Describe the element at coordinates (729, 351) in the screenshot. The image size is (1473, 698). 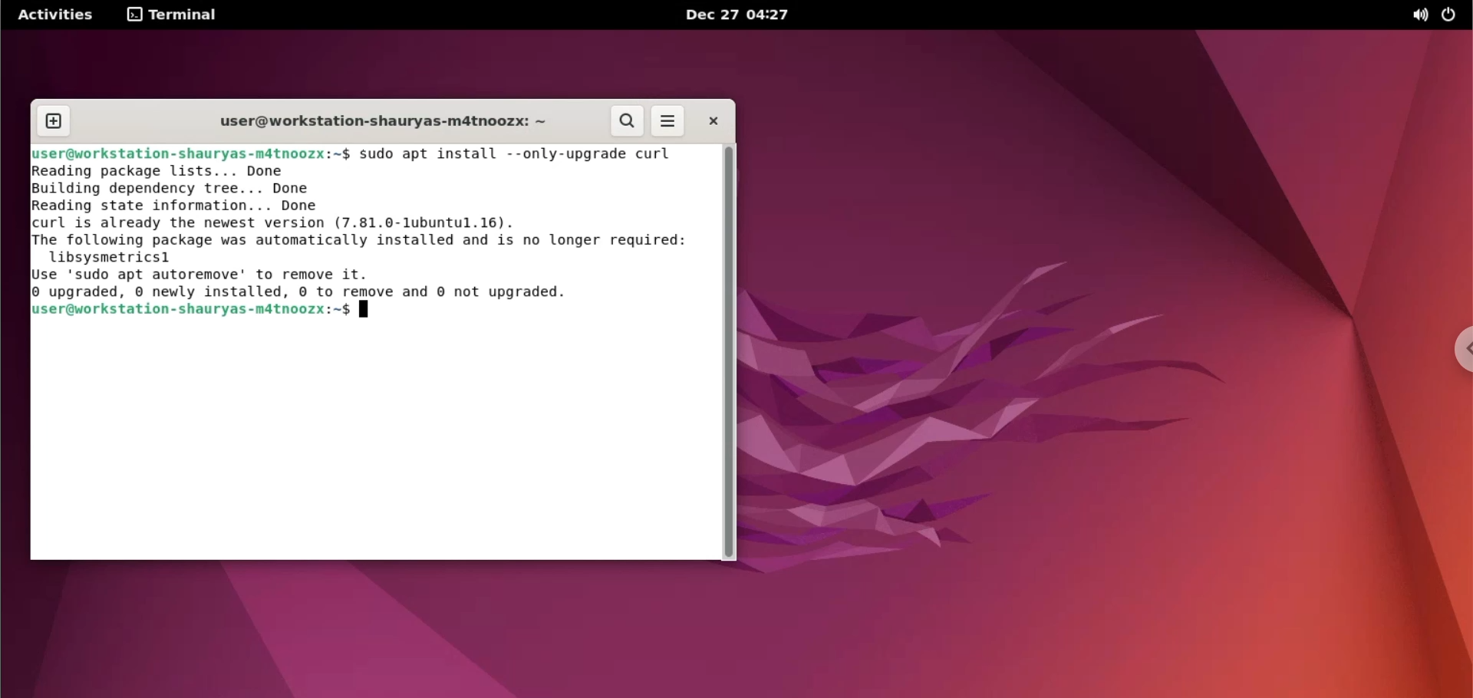
I see `scrollbar` at that location.